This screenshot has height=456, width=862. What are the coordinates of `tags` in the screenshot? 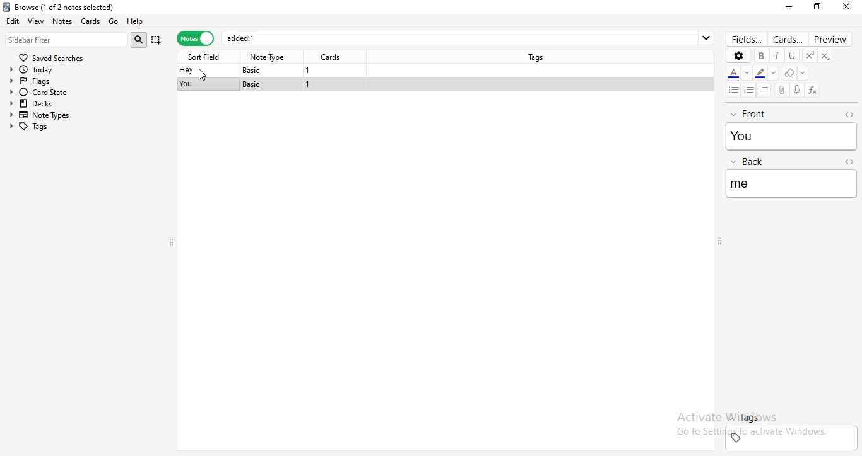 It's located at (755, 414).